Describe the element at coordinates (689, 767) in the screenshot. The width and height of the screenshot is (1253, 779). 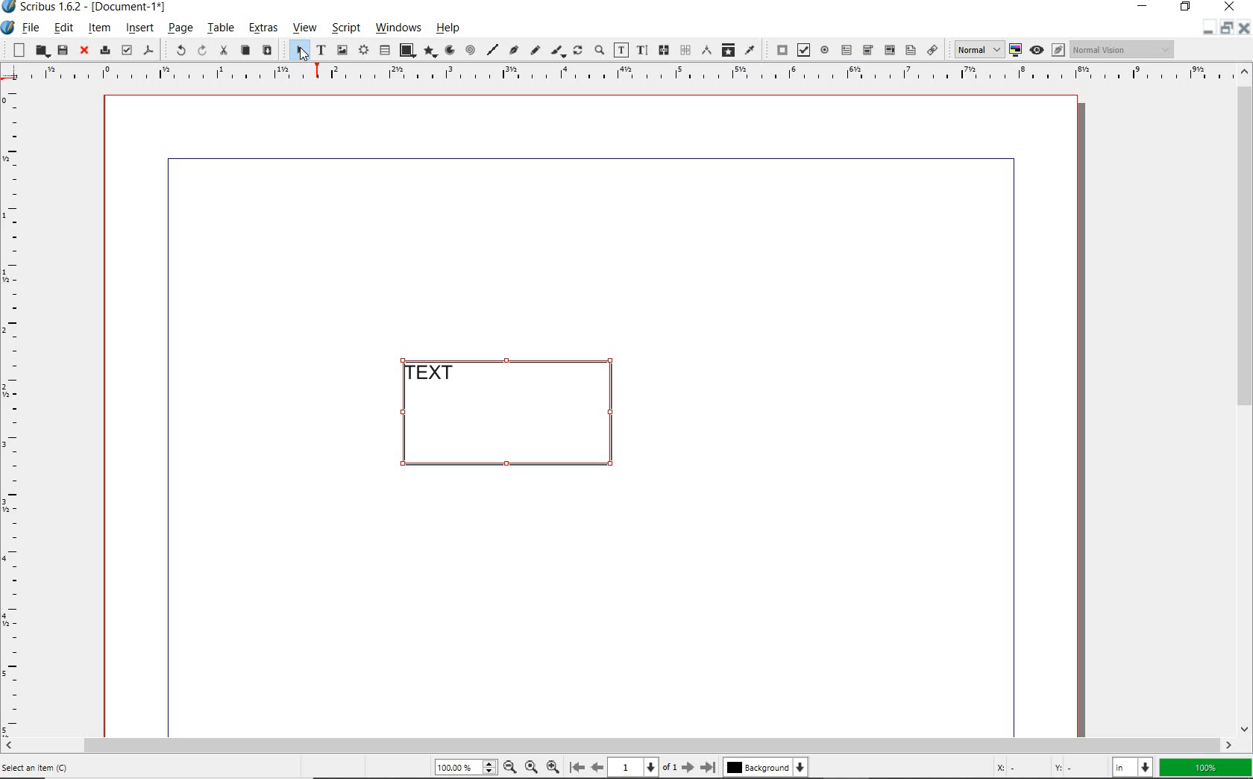
I see `Next Page` at that location.